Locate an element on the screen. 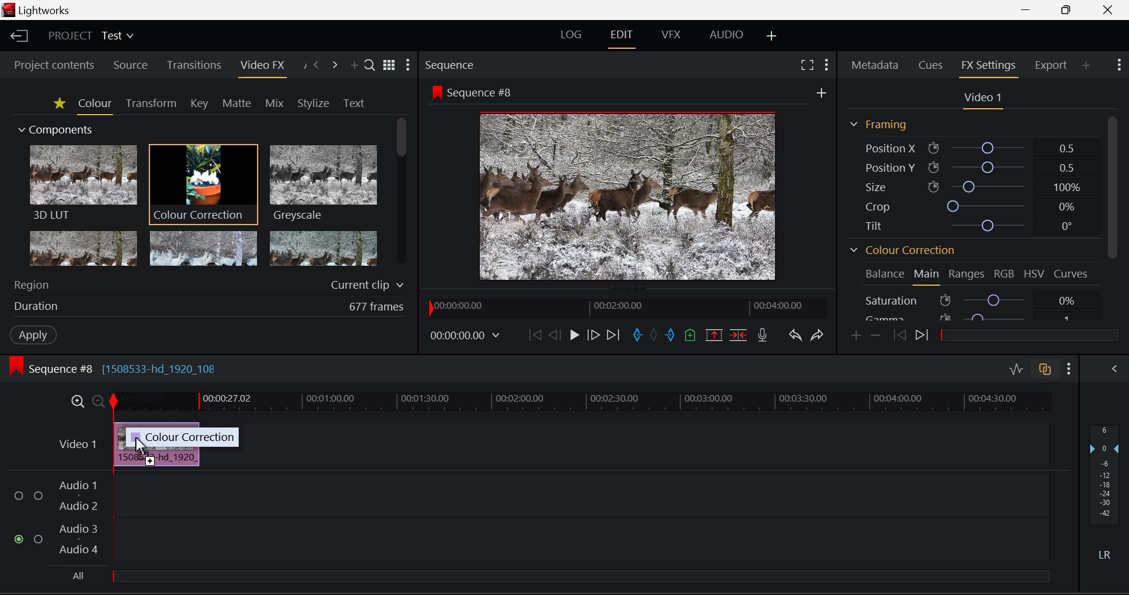 The height and width of the screenshot is (595, 1129). Transform is located at coordinates (151, 103).